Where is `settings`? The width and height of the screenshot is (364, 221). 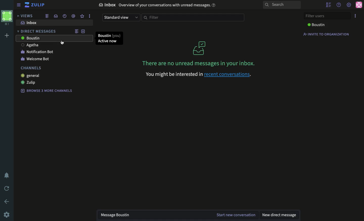 settings is located at coordinates (7, 215).